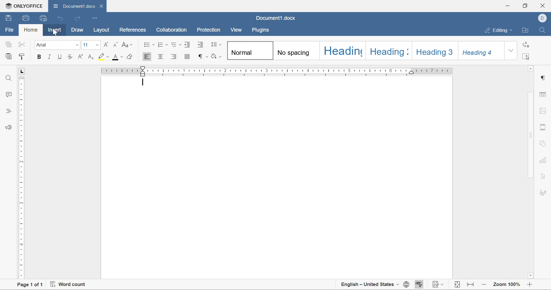 The width and height of the screenshot is (551, 290). I want to click on Minimize, so click(509, 5).